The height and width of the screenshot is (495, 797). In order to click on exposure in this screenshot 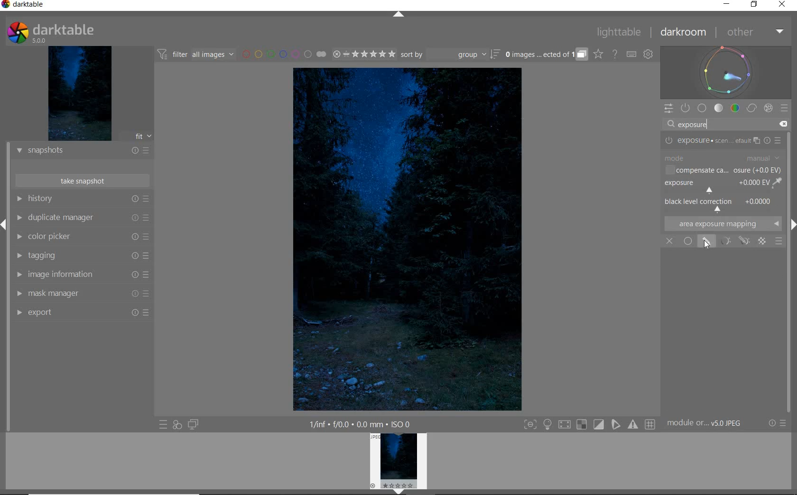, I will do `click(695, 124)`.